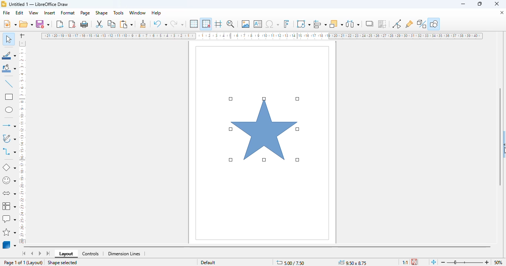 This screenshot has width=506, height=266. What do you see at coordinates (24, 253) in the screenshot?
I see `scroll to first sheet` at bounding box center [24, 253].